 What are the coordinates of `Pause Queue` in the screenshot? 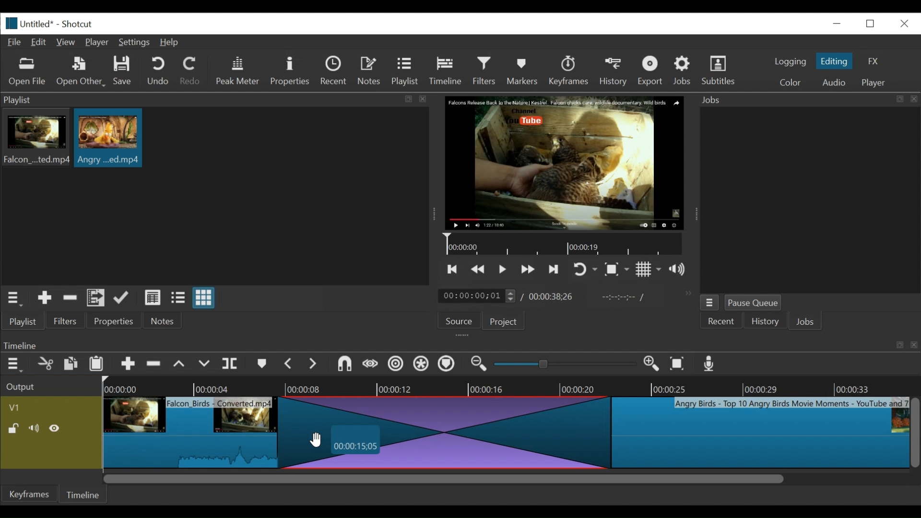 It's located at (754, 305).